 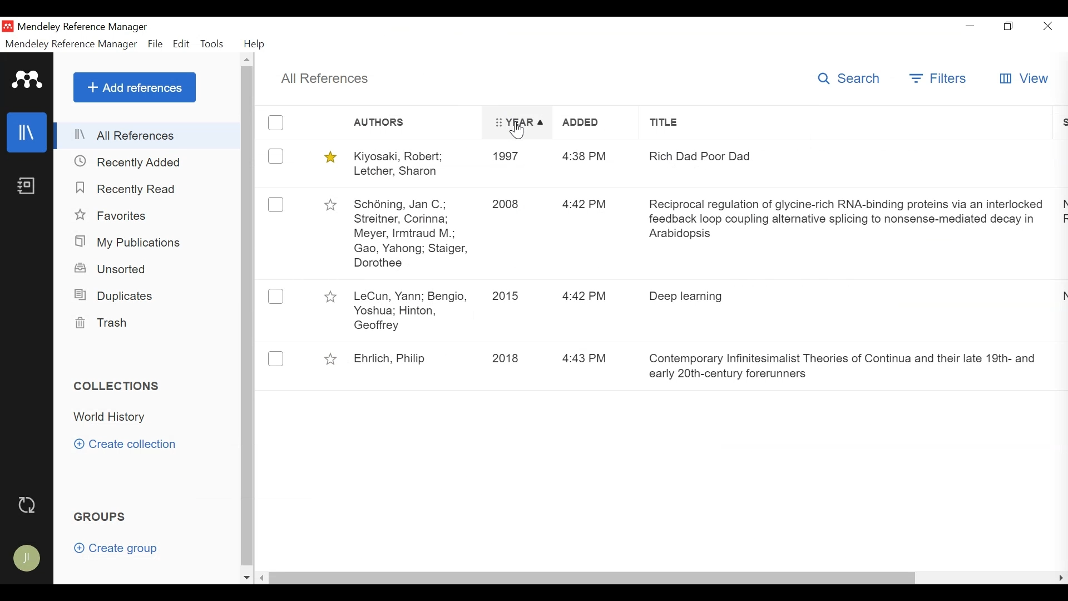 I want to click on (un)Select Favorites, so click(x=332, y=205).